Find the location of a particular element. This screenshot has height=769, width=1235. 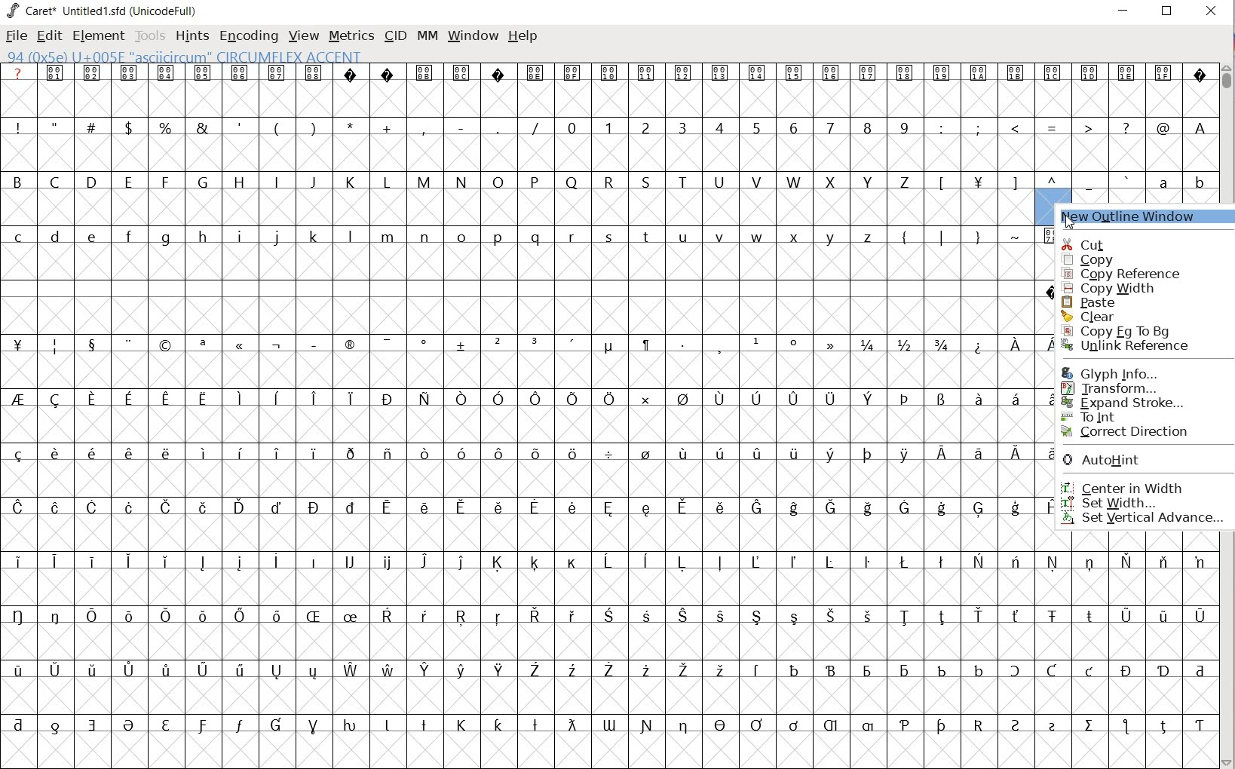

WINDOW is located at coordinates (471, 35).